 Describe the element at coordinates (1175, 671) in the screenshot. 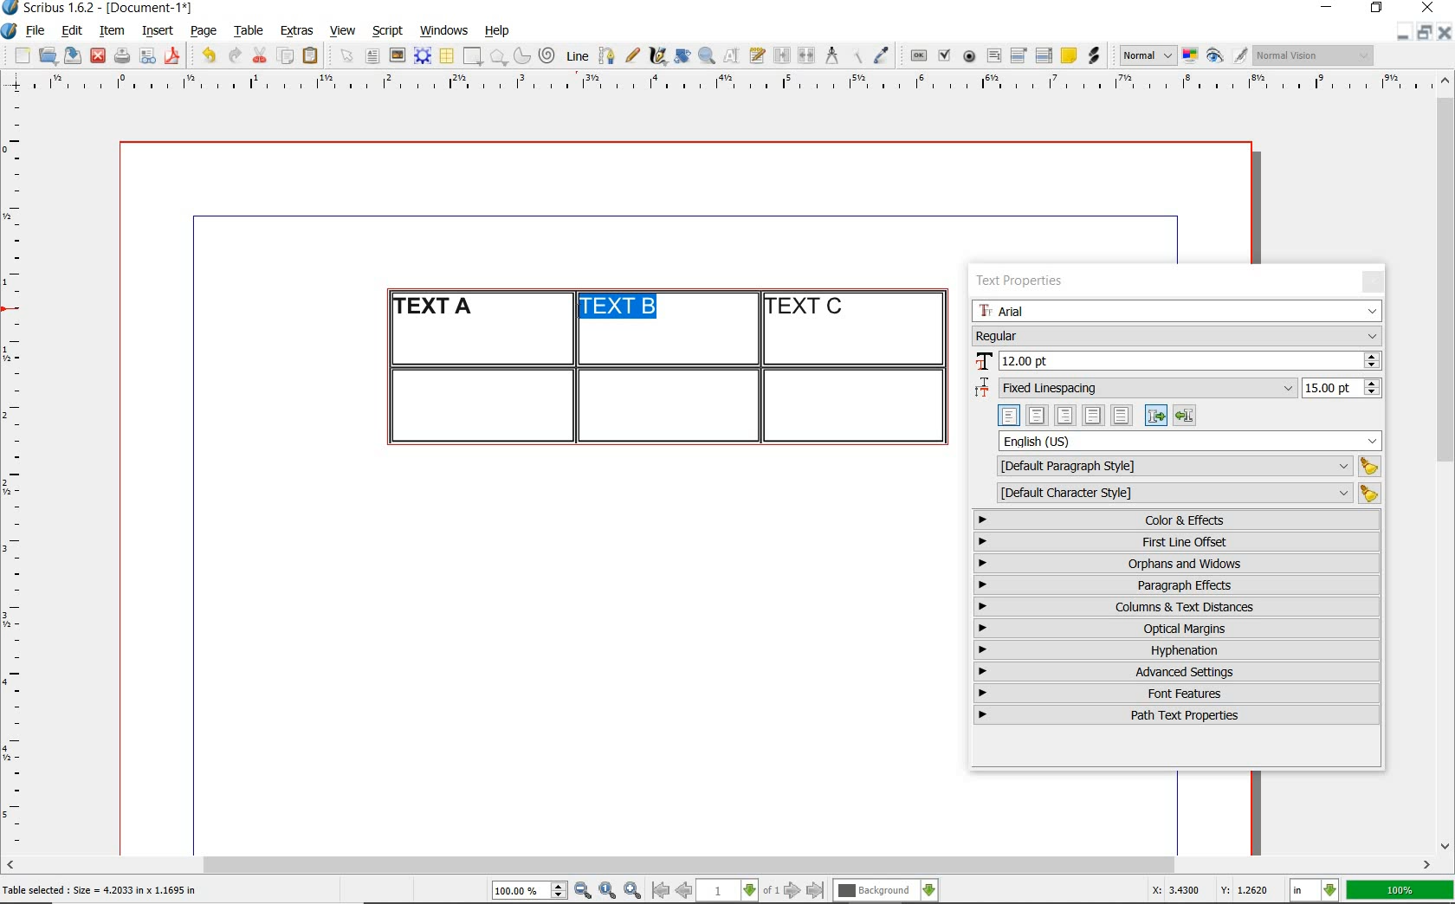

I see `advanced settings` at that location.